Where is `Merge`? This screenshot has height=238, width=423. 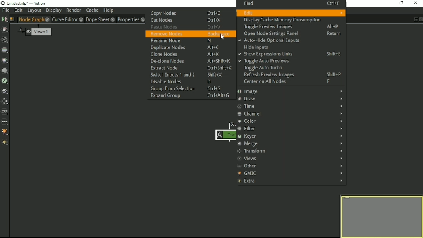
Merge is located at coordinates (291, 143).